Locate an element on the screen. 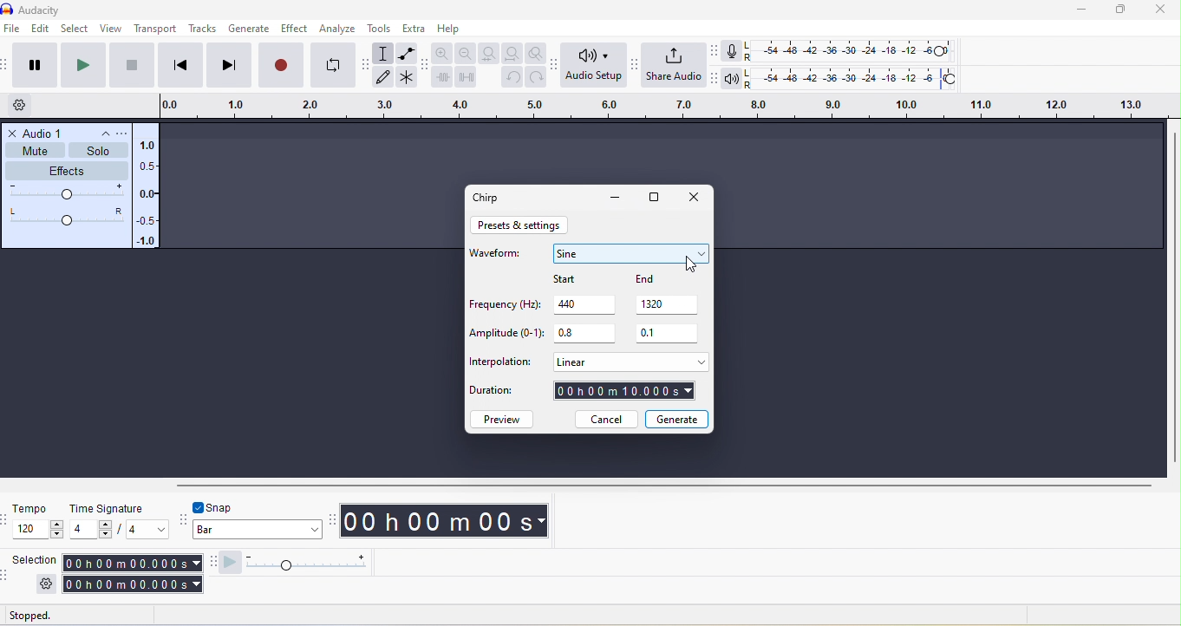 The height and width of the screenshot is (626, 1181). duration: is located at coordinates (501, 394).